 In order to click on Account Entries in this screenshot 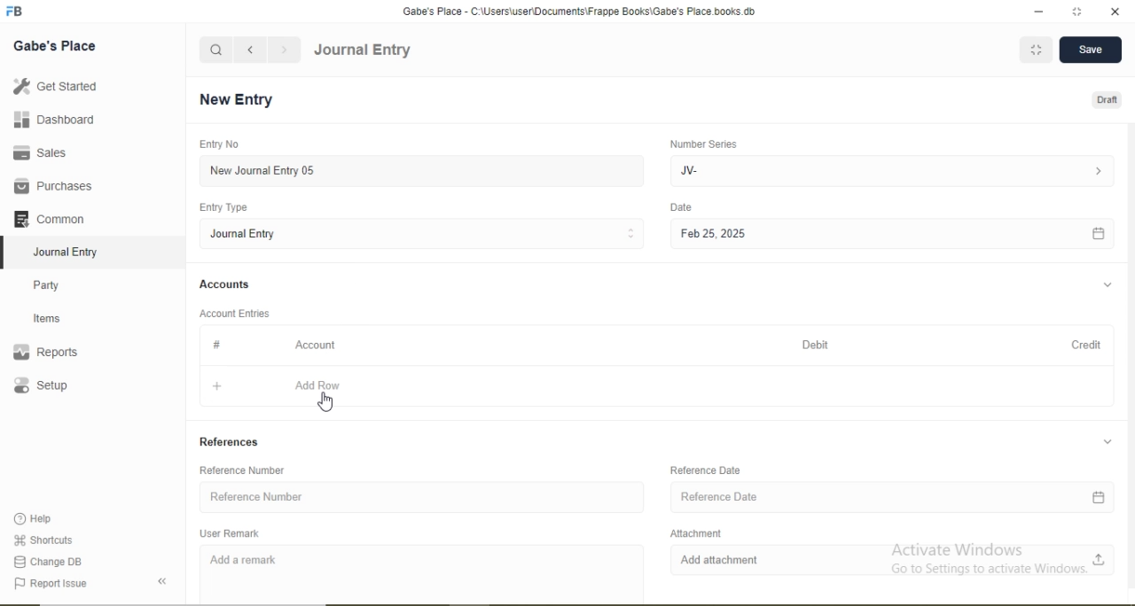, I will do `click(233, 312)`.